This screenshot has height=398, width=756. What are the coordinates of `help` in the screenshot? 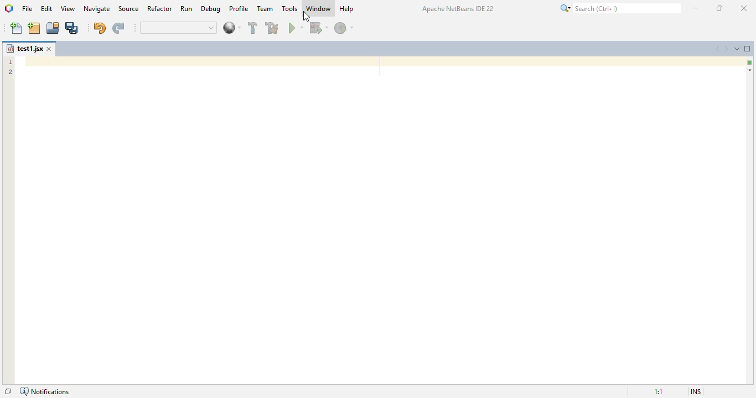 It's located at (346, 9).